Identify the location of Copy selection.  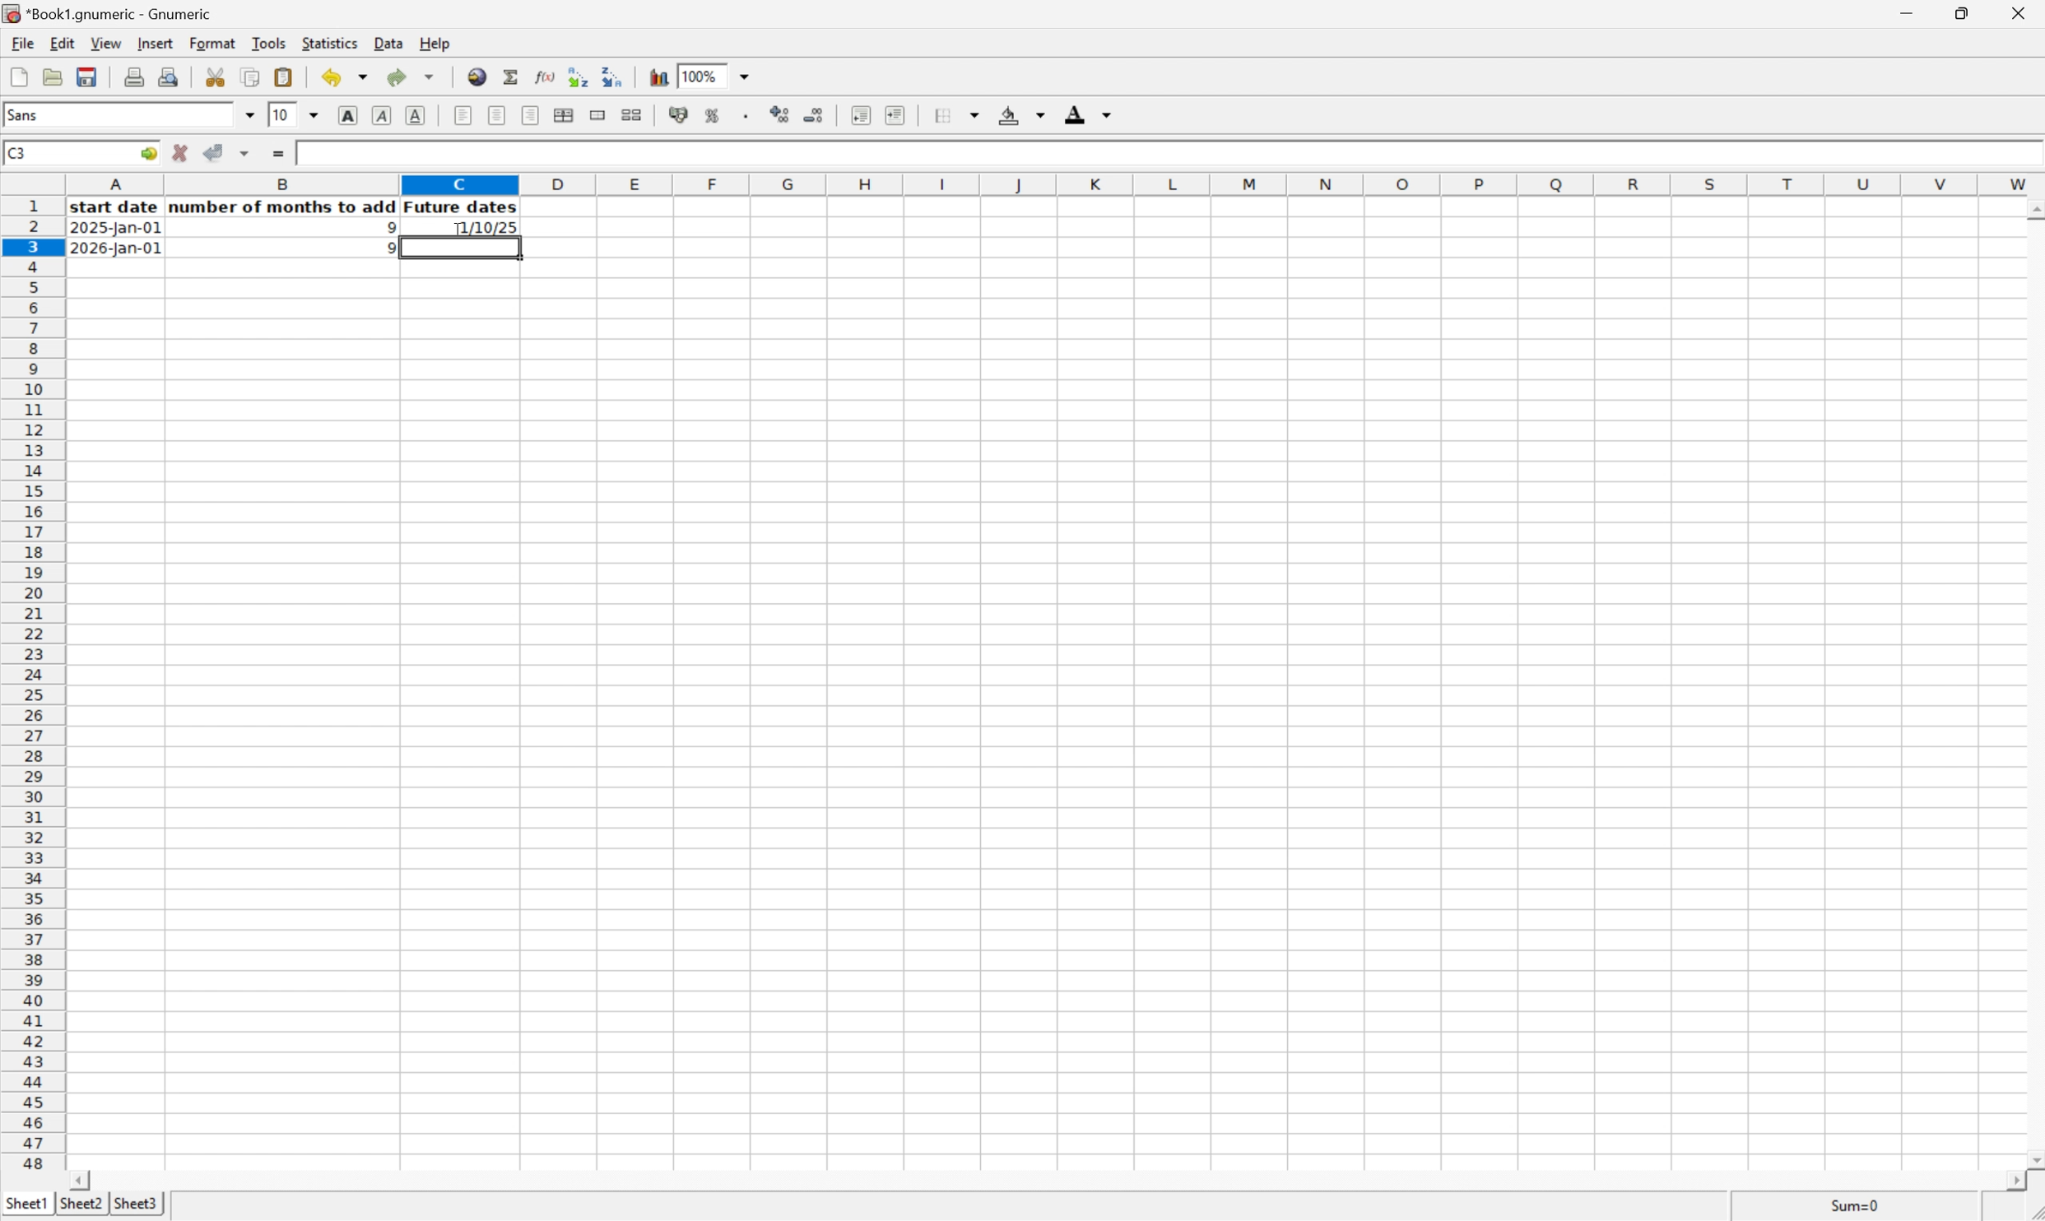
(251, 77).